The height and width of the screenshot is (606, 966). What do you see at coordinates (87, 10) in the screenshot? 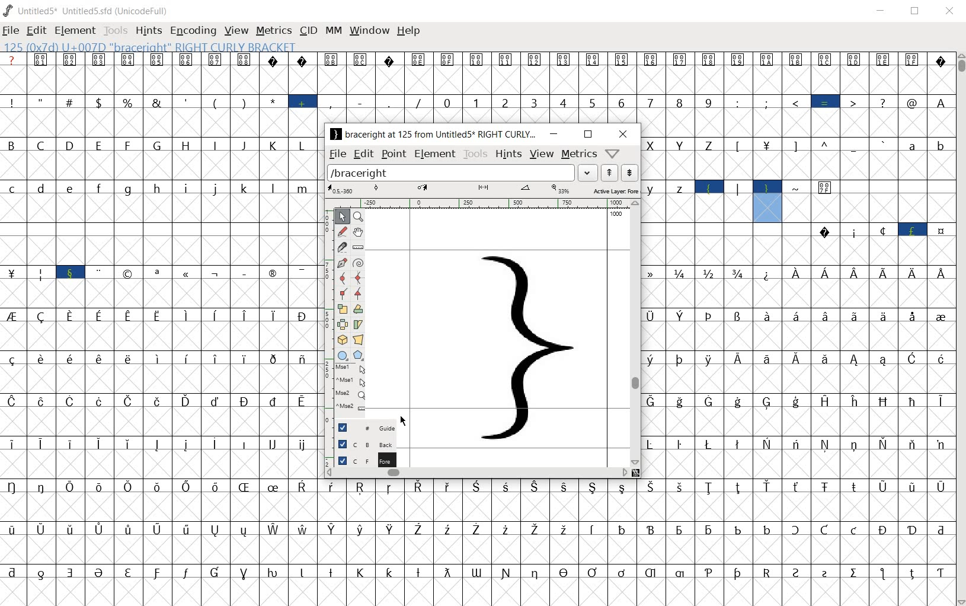
I see `Untitled5* Untitled5.sfd (UnicodeFull)` at bounding box center [87, 10].